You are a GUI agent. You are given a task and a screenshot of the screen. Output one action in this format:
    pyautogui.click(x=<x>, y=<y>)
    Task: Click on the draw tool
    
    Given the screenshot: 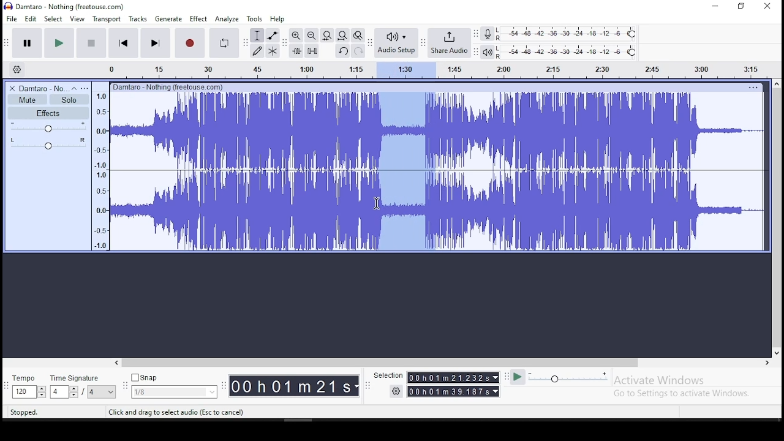 What is the action you would take?
    pyautogui.click(x=257, y=51)
    